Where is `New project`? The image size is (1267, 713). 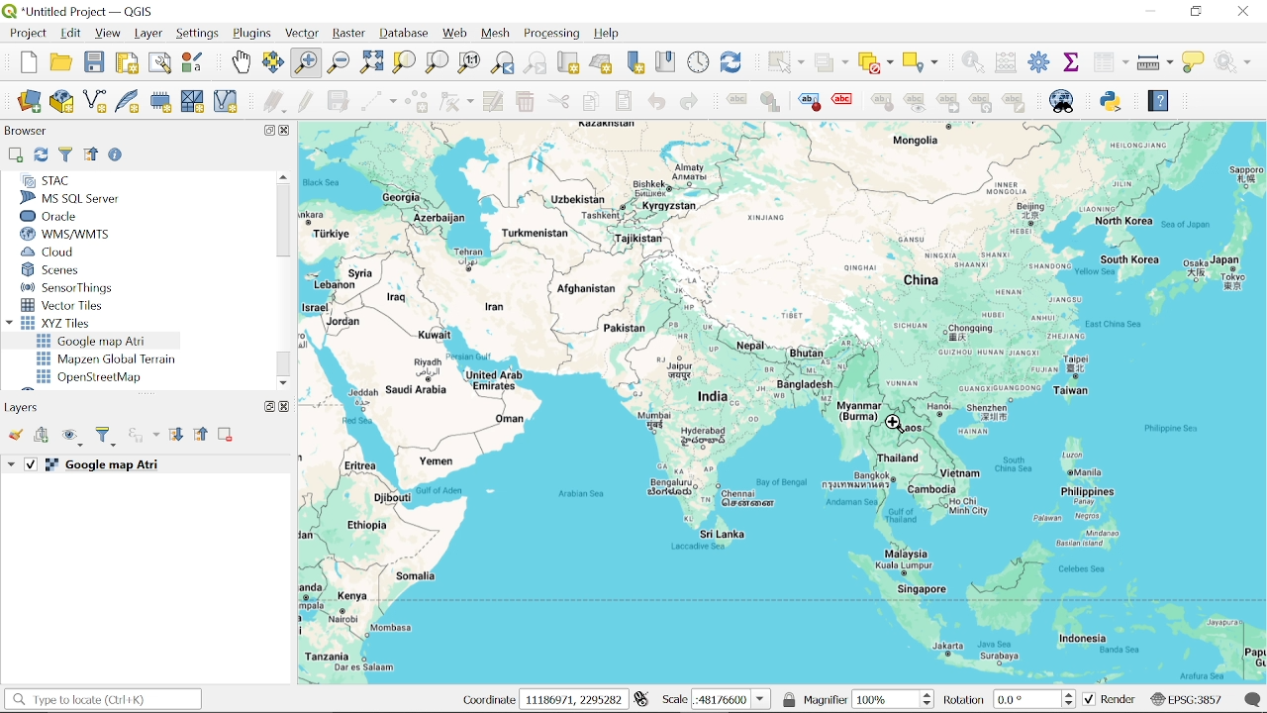
New project is located at coordinates (30, 62).